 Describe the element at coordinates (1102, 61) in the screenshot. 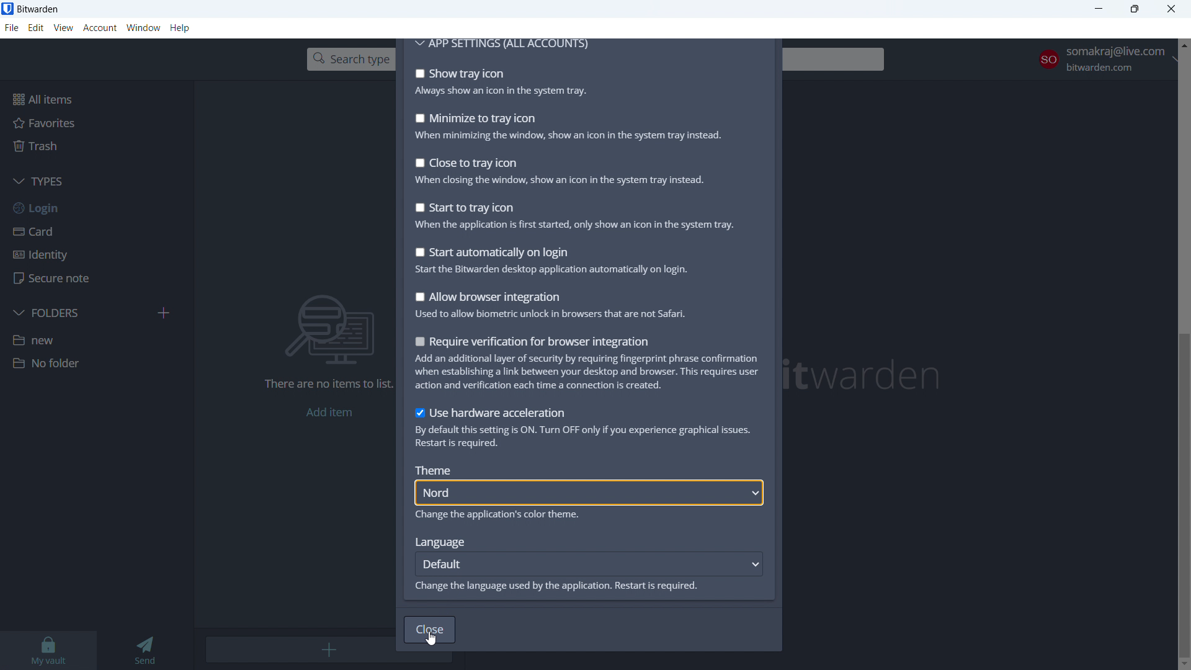

I see `account` at that location.